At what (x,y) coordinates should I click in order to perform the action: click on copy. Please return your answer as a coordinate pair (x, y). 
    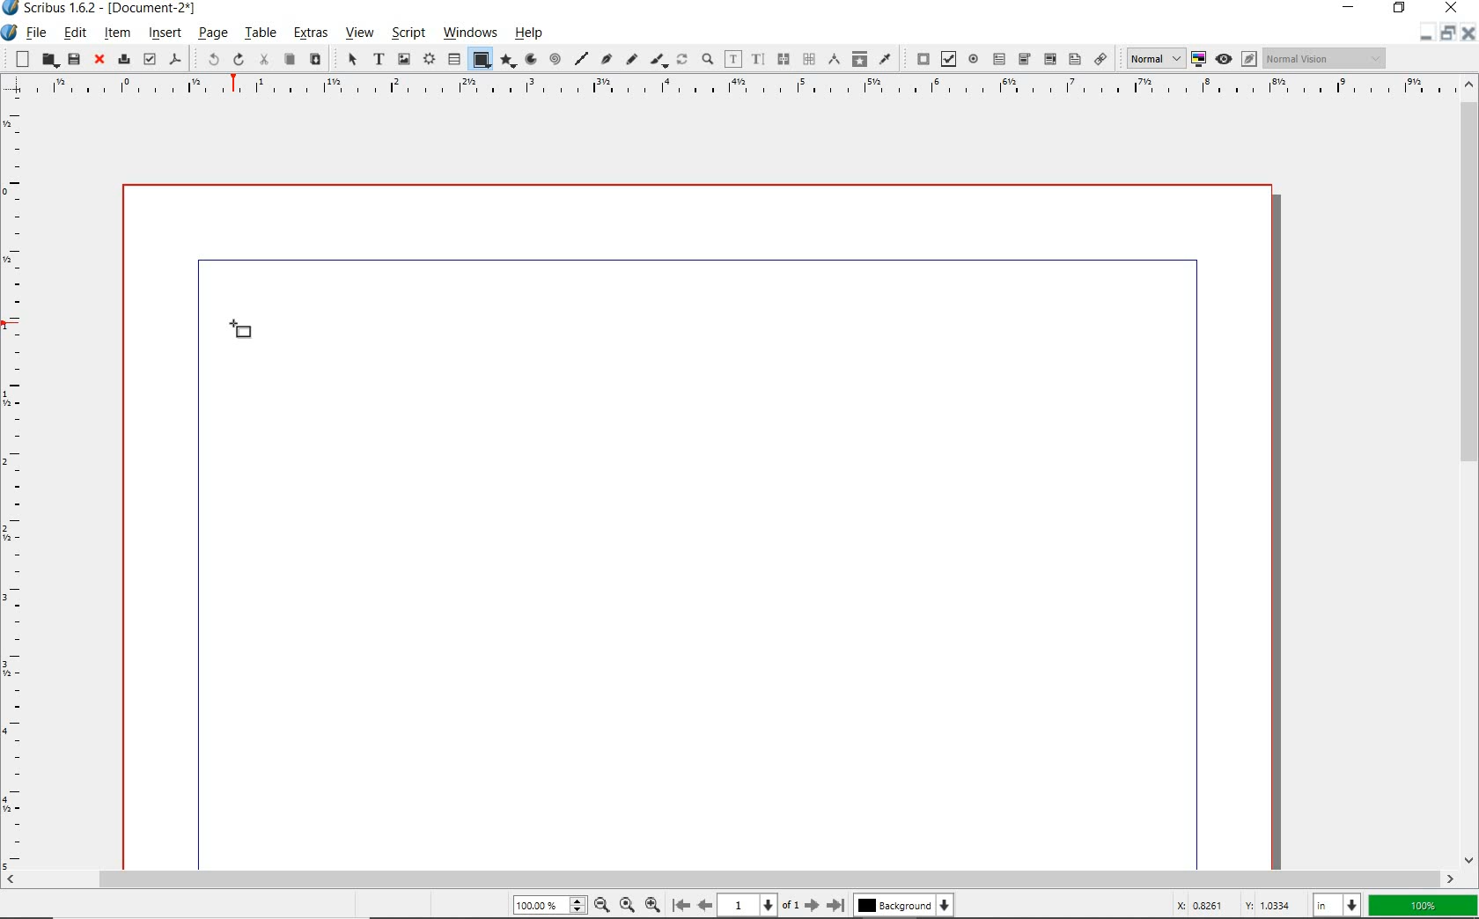
    Looking at the image, I should click on (289, 61).